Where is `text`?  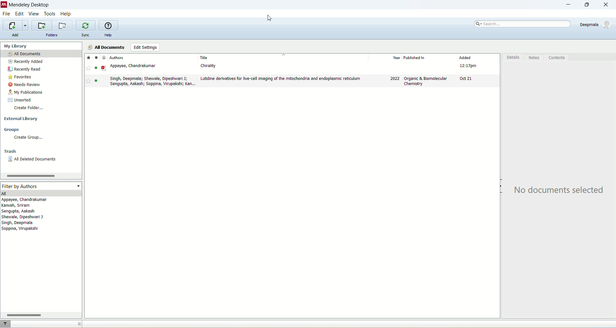 text is located at coordinates (560, 190).